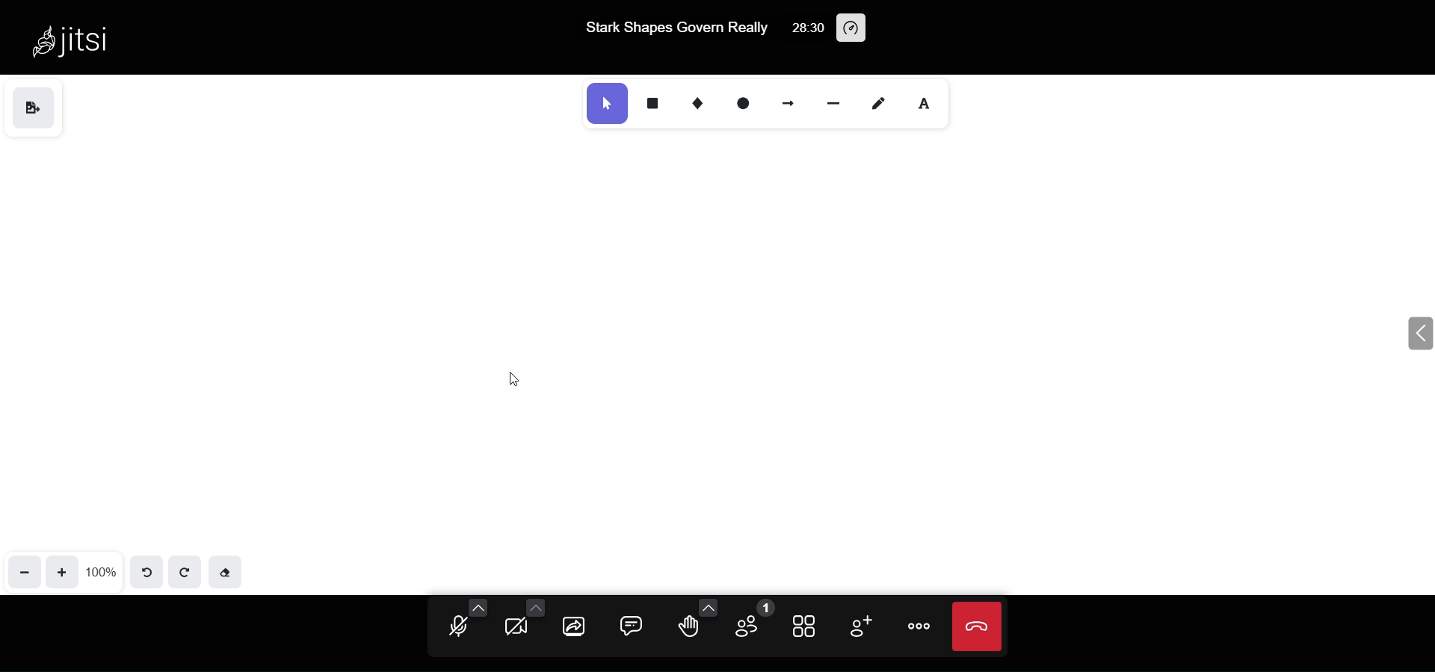 This screenshot has width=1435, height=672. I want to click on arrow, so click(790, 101).